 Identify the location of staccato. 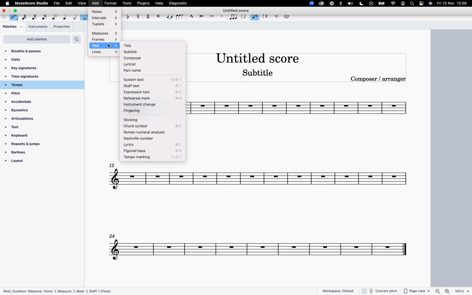
(222, 16).